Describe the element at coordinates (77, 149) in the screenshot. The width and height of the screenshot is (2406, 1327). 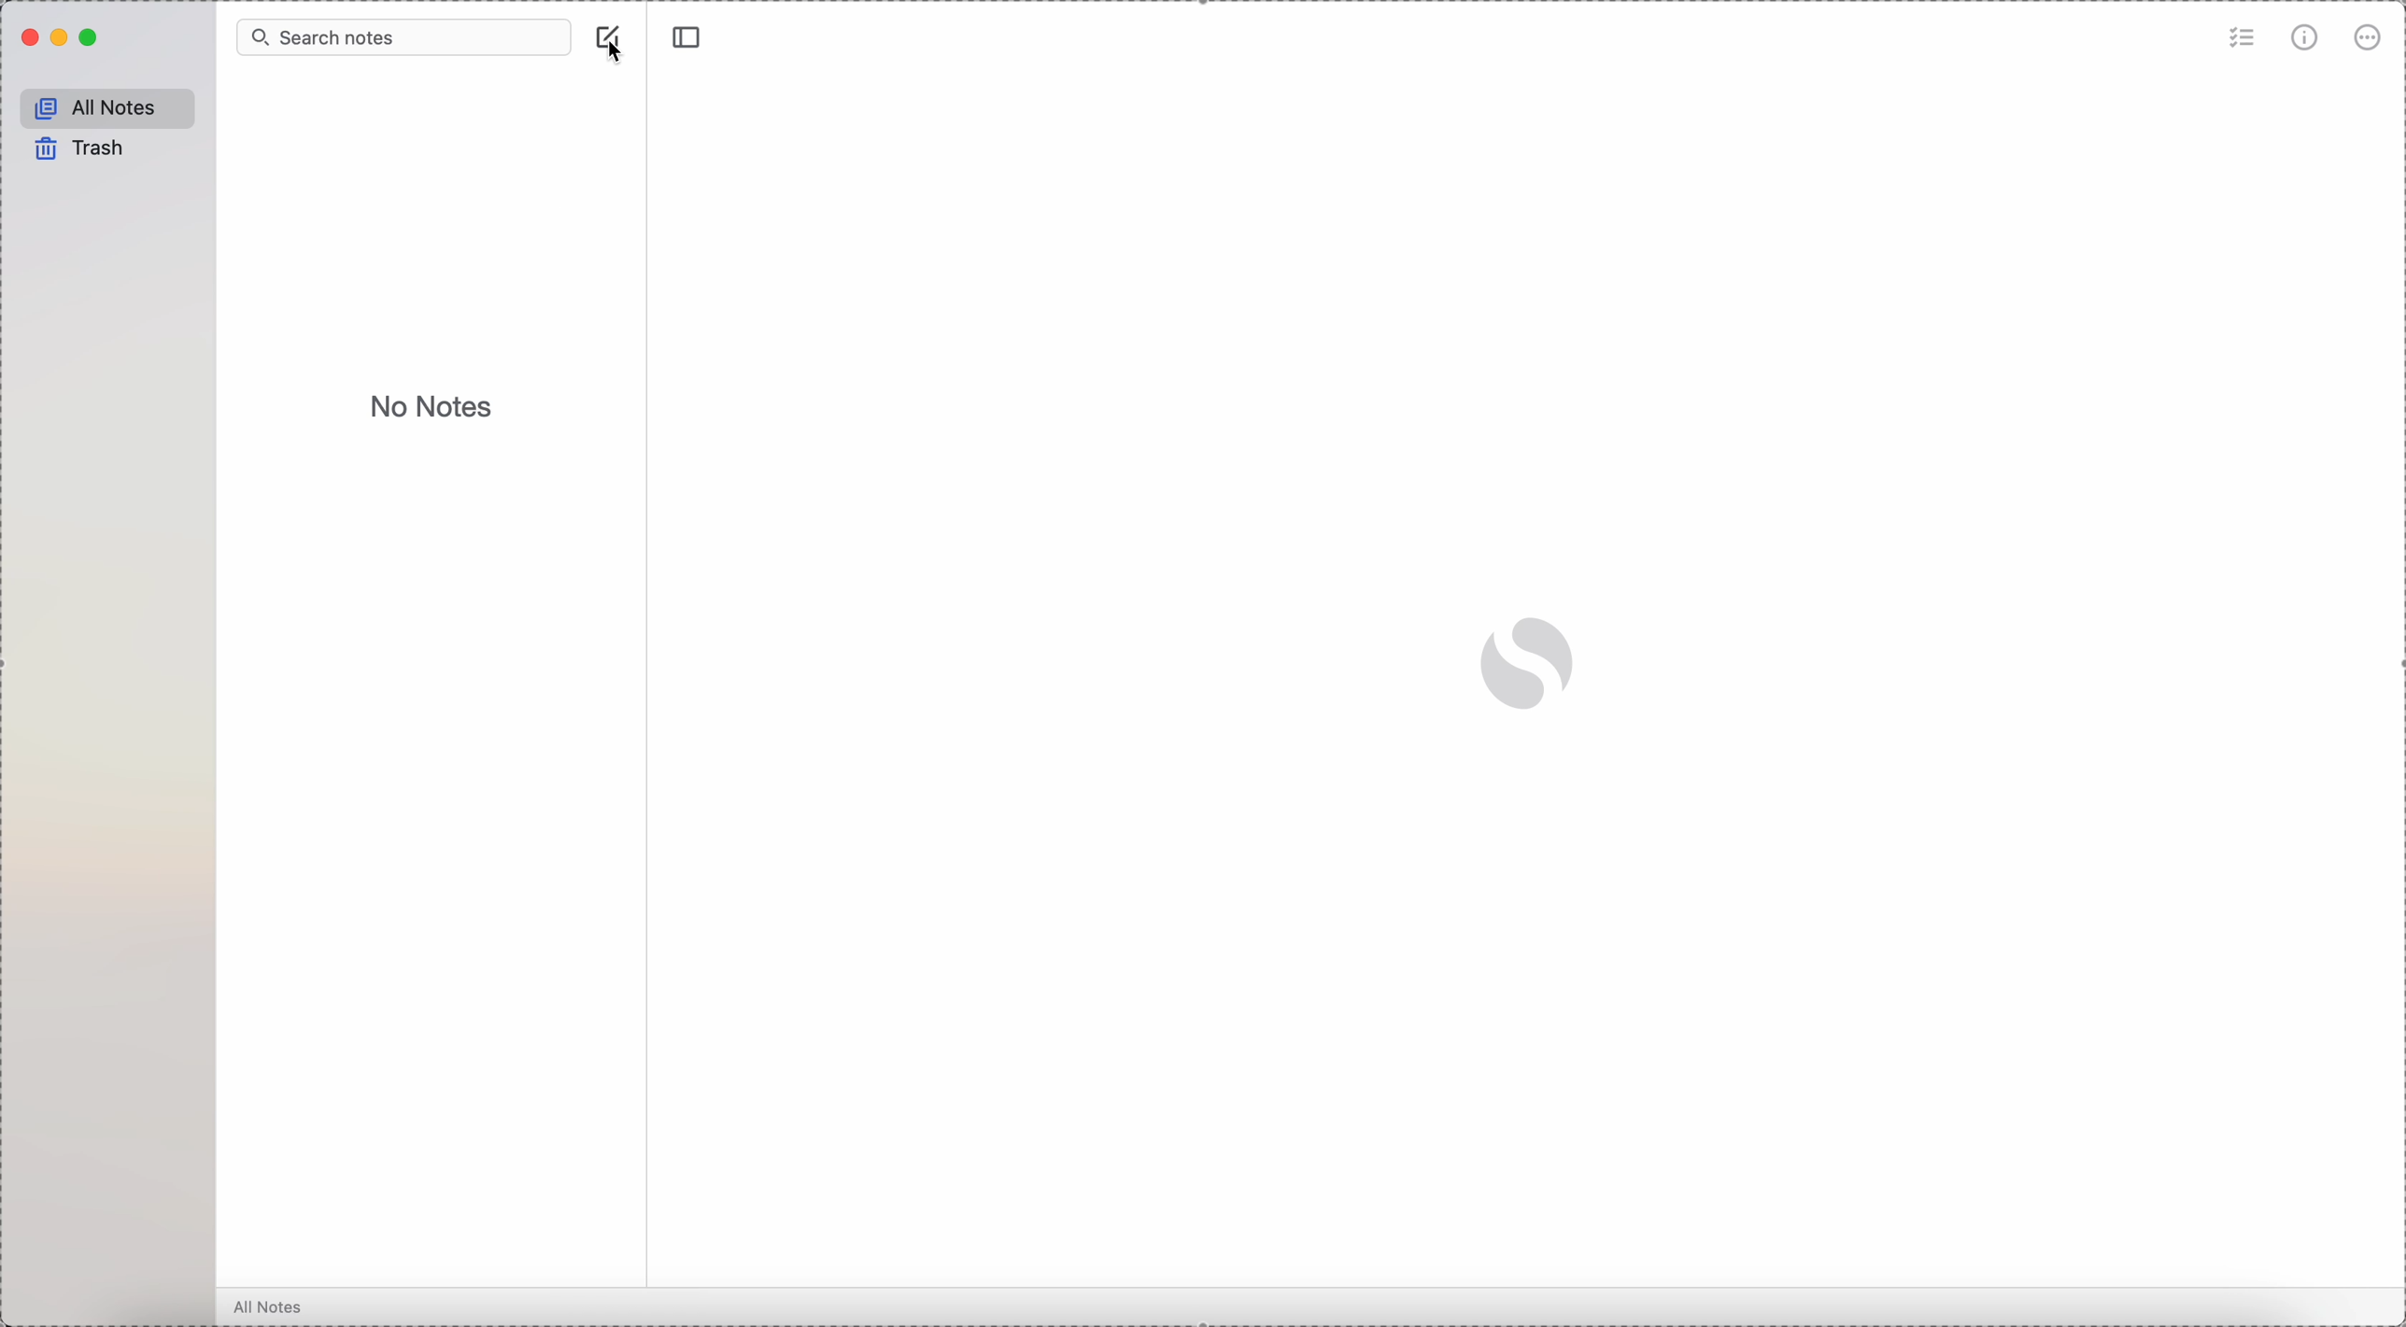
I see `trash` at that location.